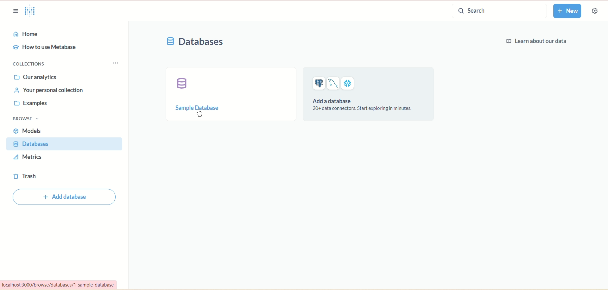 This screenshot has width=608, height=290. What do you see at coordinates (35, 77) in the screenshot?
I see `our analytics` at bounding box center [35, 77].